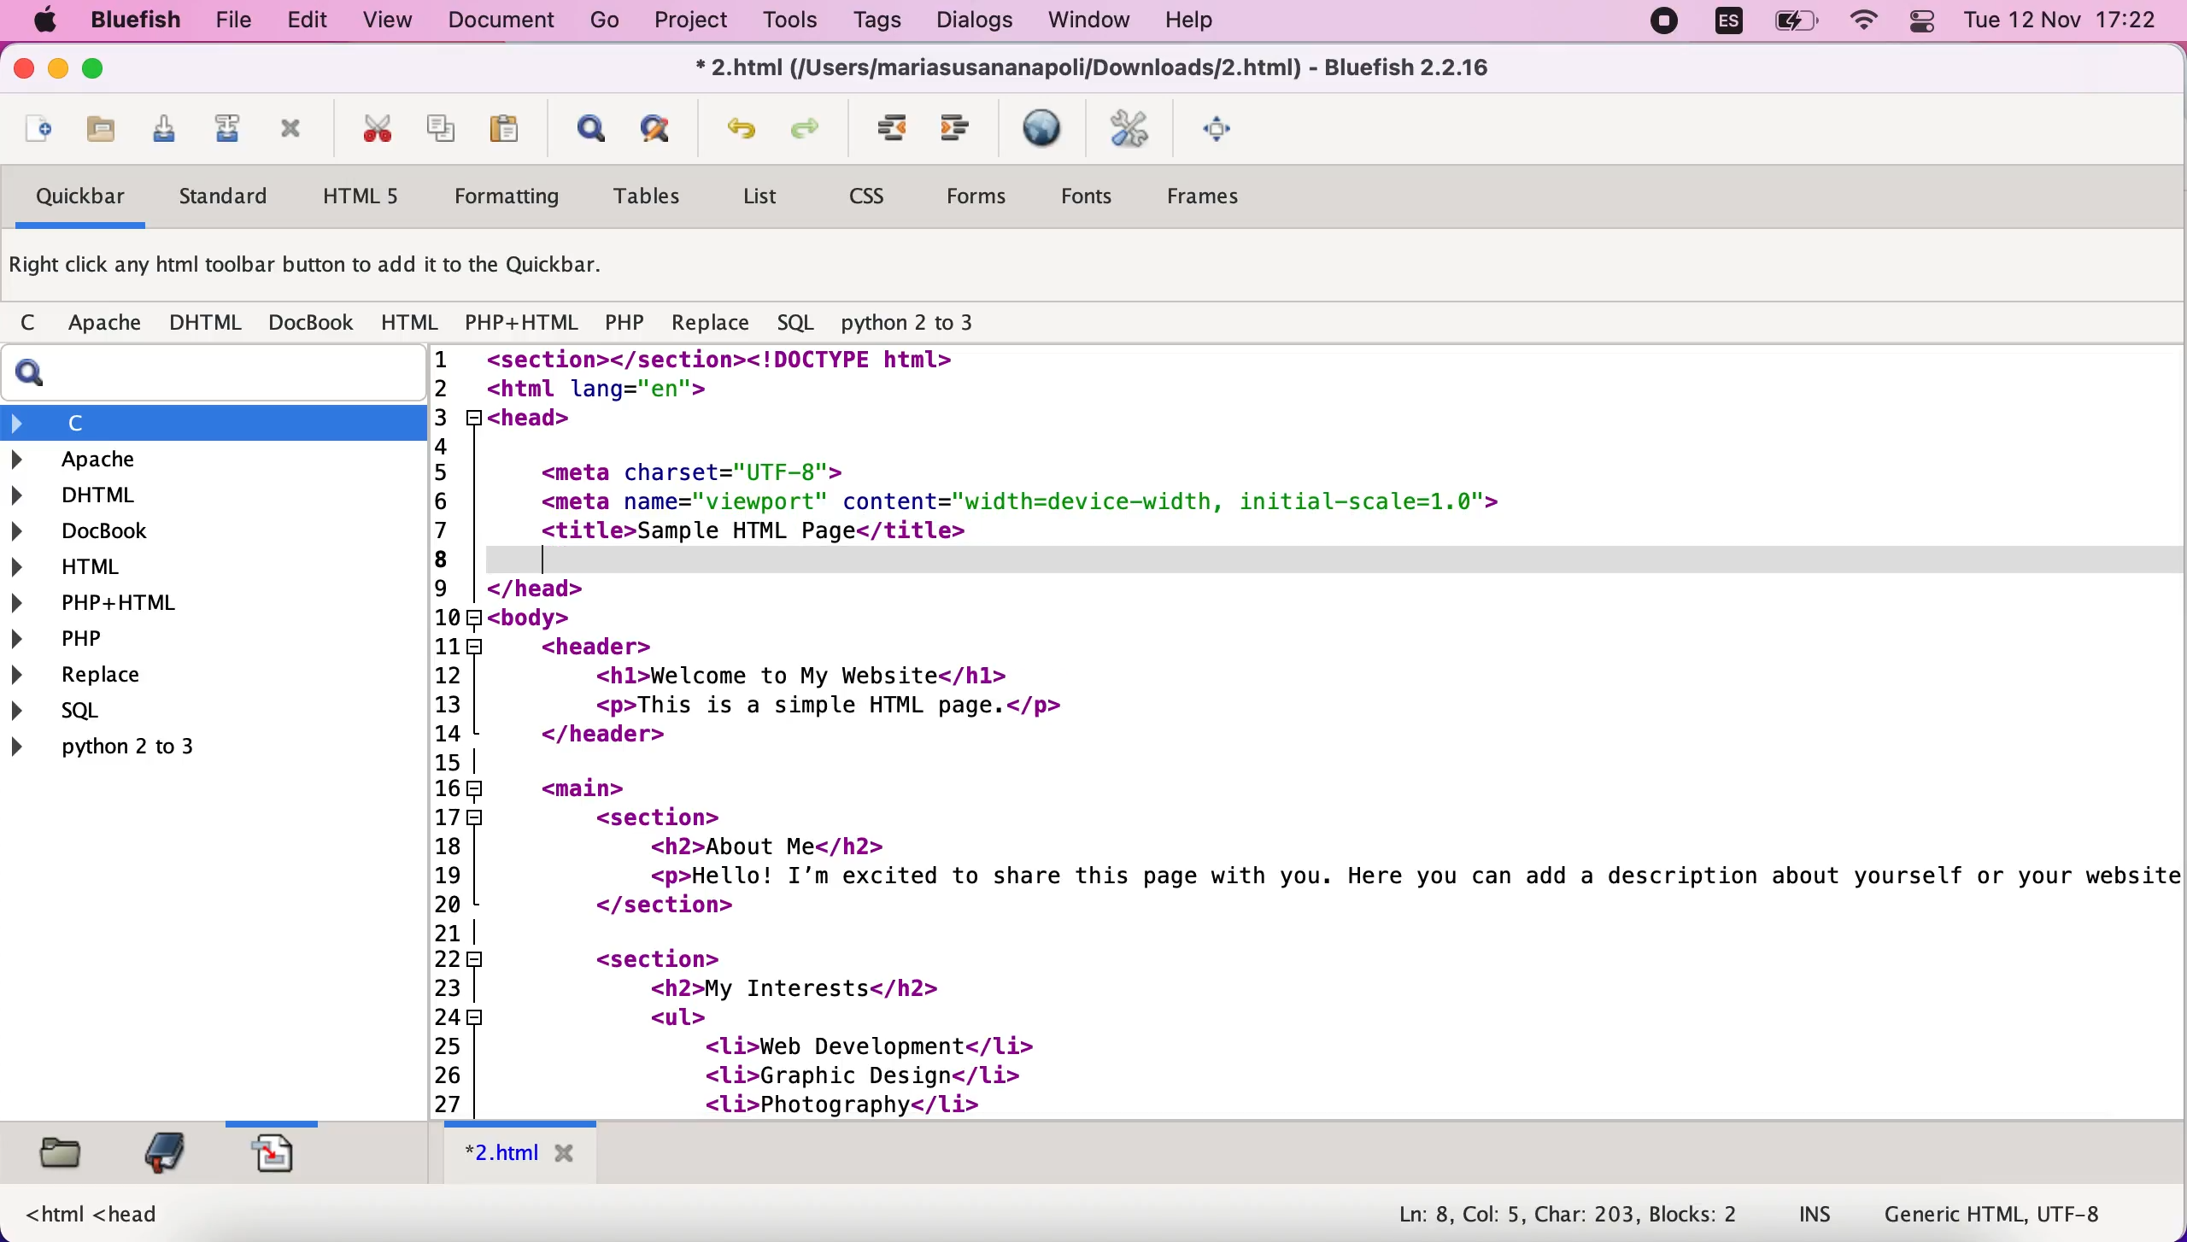  I want to click on edit, so click(312, 22).